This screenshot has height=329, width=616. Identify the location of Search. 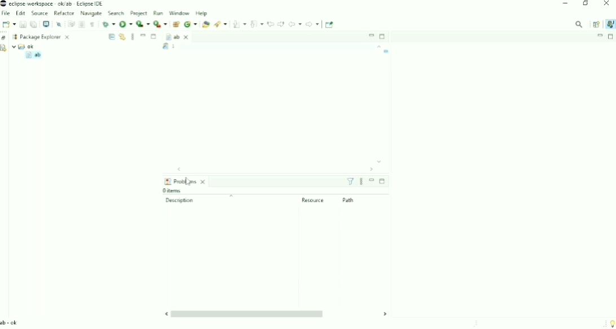
(220, 24).